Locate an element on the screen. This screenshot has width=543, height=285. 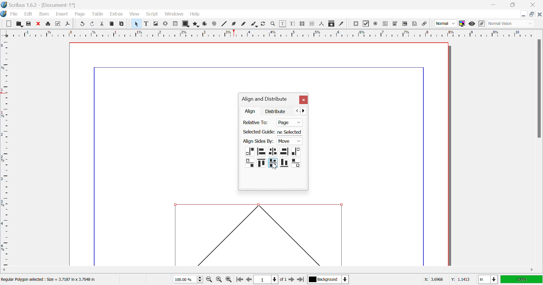
Ruler is located at coordinates (268, 33).